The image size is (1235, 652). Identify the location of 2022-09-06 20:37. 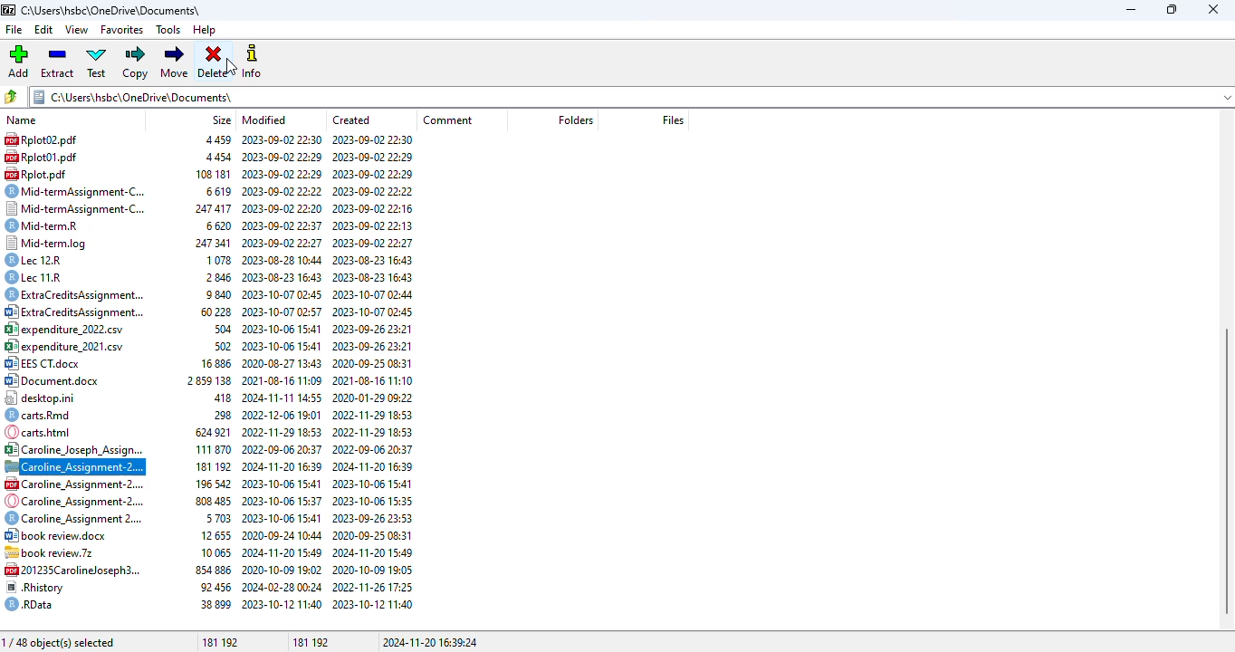
(372, 448).